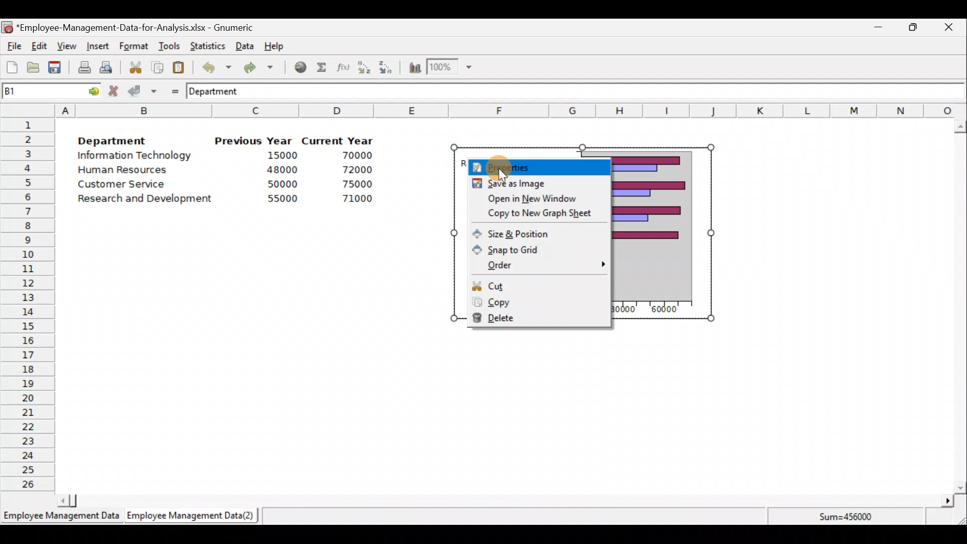  I want to click on Statistics, so click(205, 45).